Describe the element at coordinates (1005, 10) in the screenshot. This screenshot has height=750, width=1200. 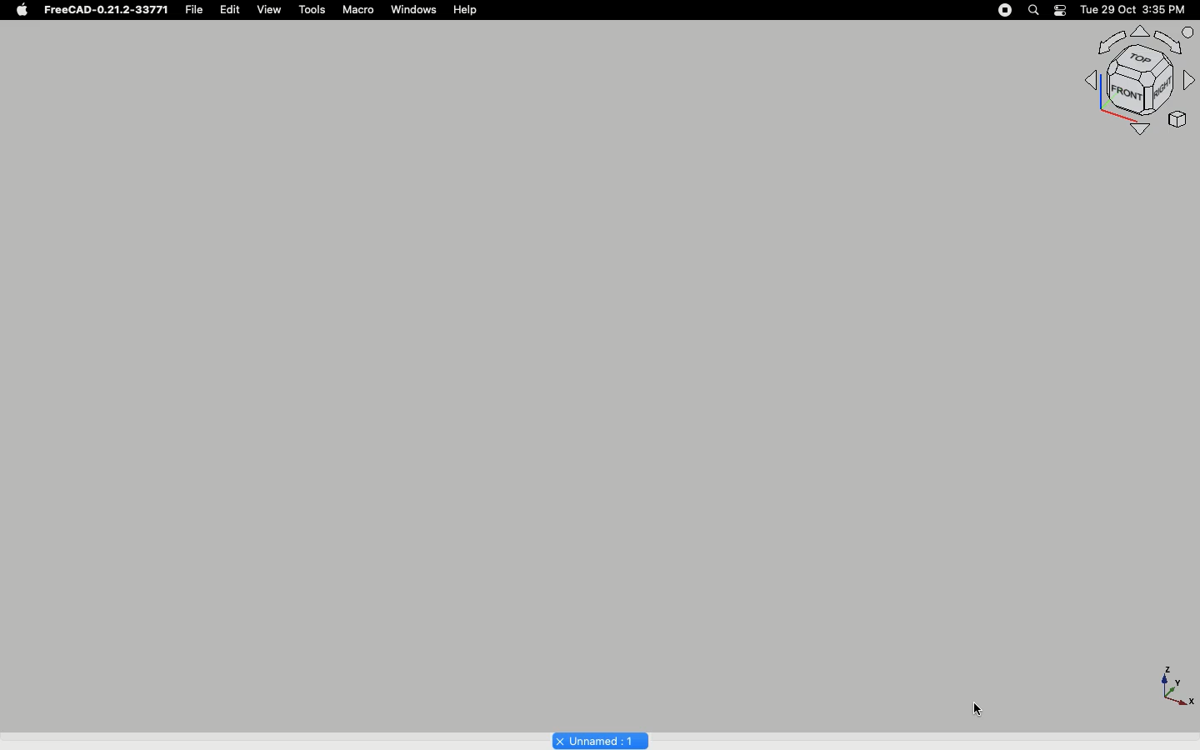
I see `pause` at that location.